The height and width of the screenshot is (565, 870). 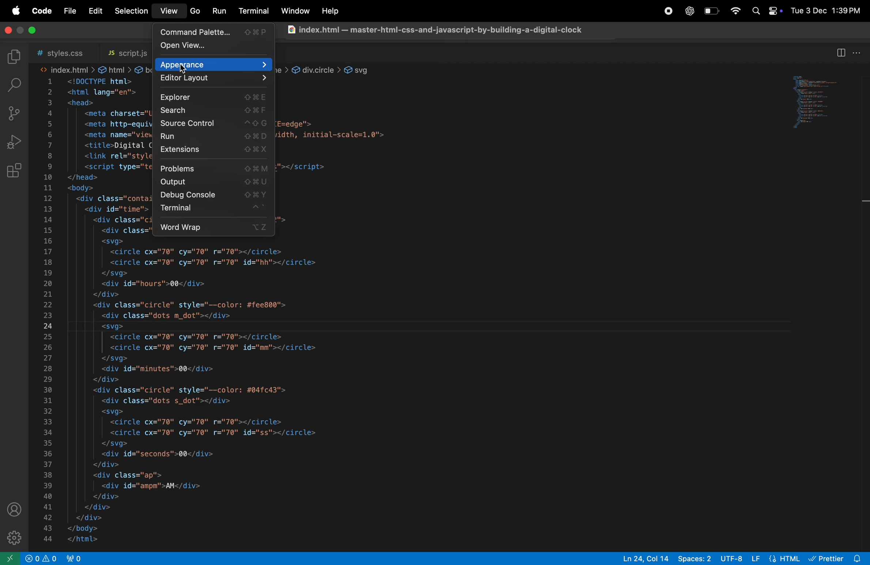 What do you see at coordinates (64, 558) in the screenshot?
I see `no ports opned` at bounding box center [64, 558].